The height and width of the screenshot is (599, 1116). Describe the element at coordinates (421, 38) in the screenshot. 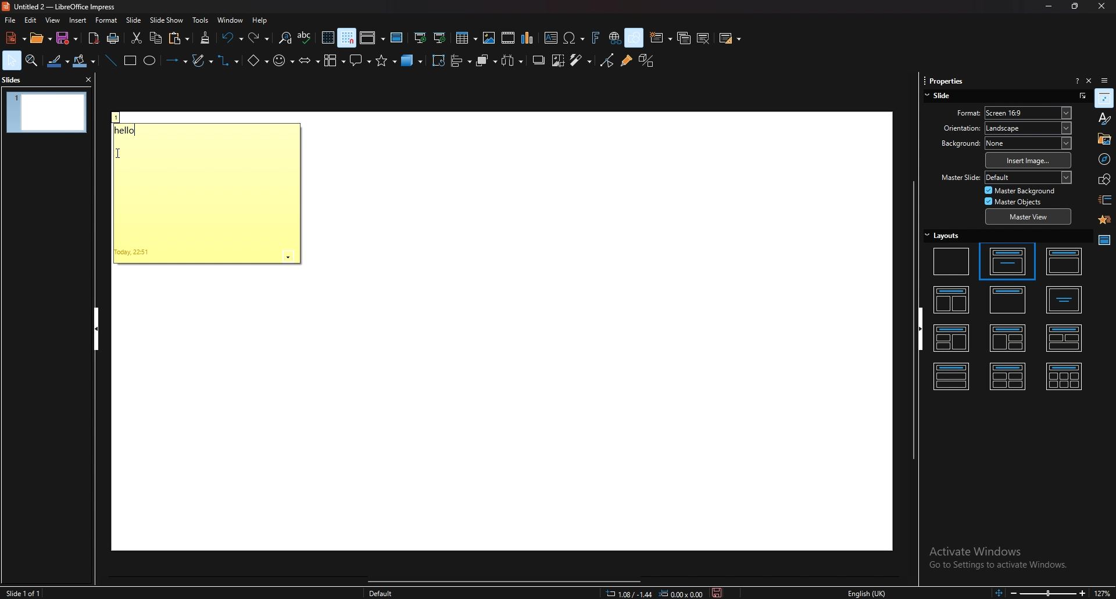

I see `start from first slide` at that location.